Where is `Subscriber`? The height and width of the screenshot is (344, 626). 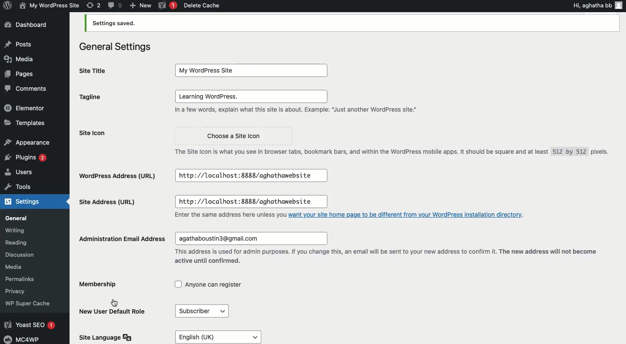
Subscriber is located at coordinates (206, 311).